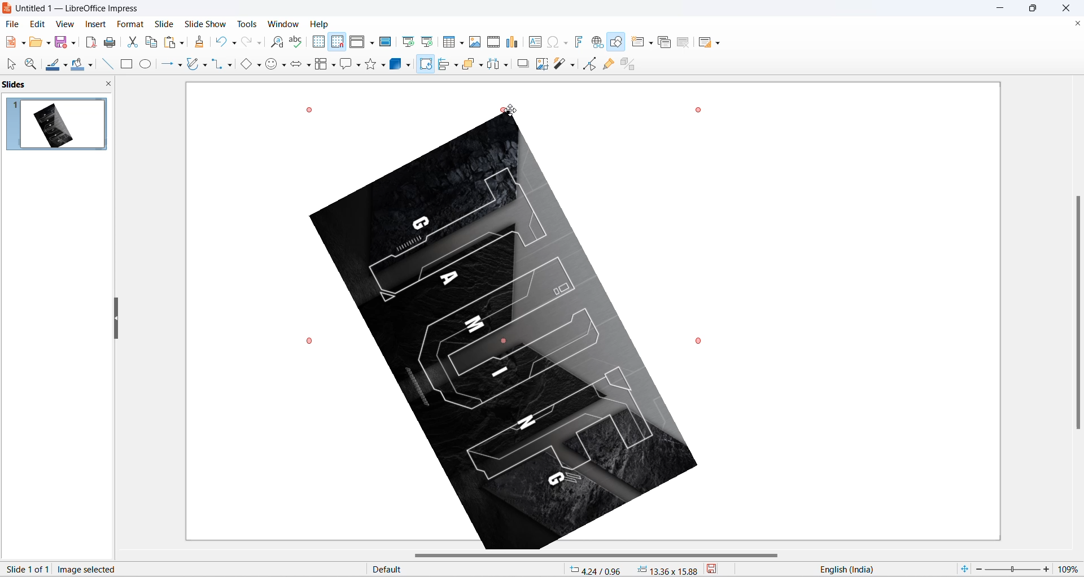 The height and width of the screenshot is (577, 1084). I want to click on paste, so click(171, 42).